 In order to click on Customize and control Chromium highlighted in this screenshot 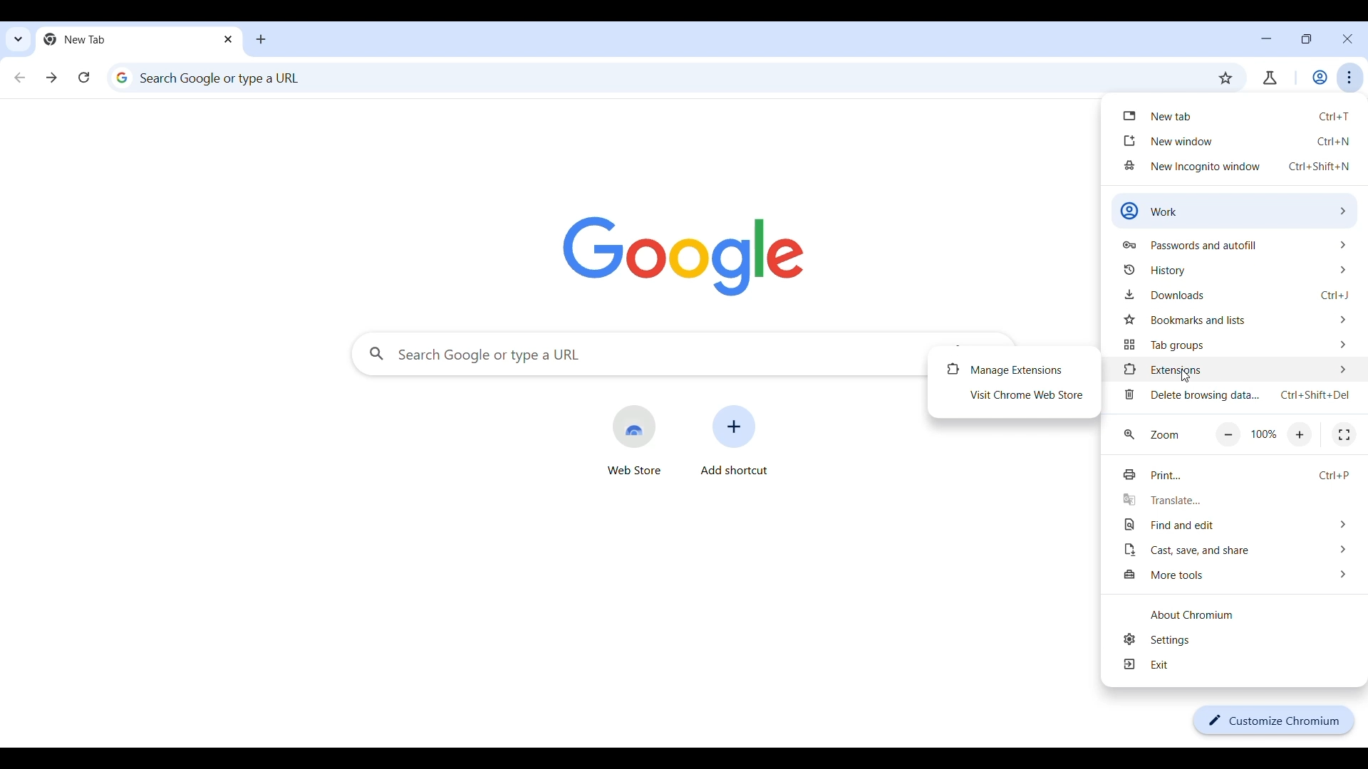, I will do `click(1350, 78)`.